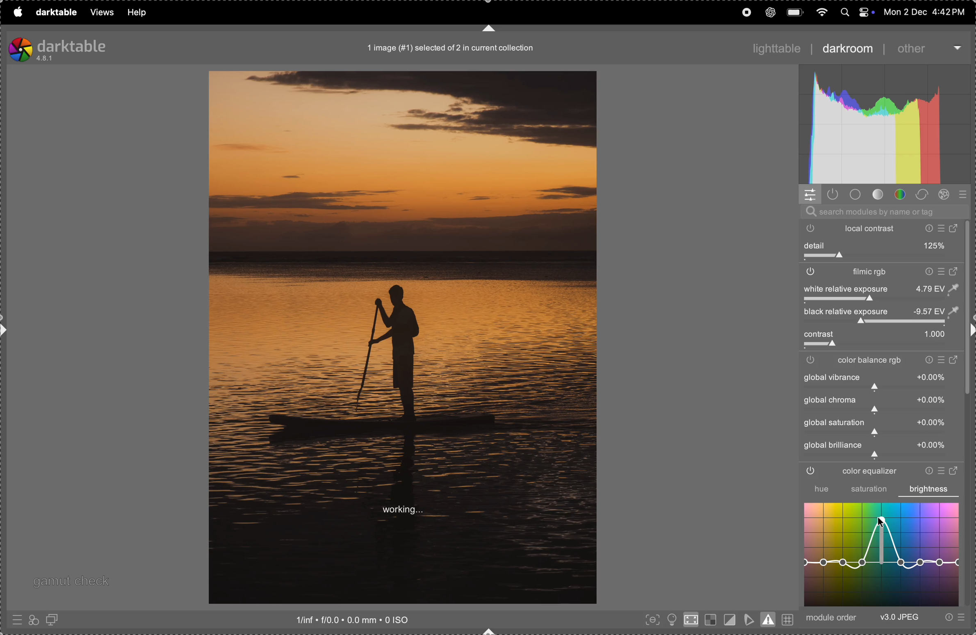 This screenshot has width=976, height=635. I want to click on detail, so click(882, 245).